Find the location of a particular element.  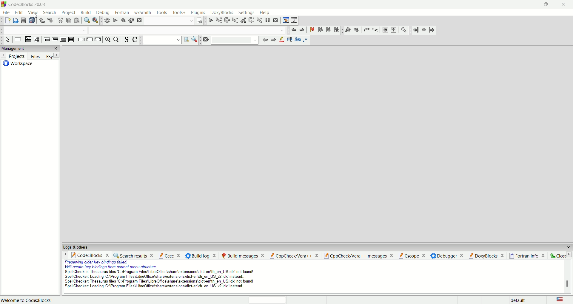

minimize is located at coordinates (527, 5).